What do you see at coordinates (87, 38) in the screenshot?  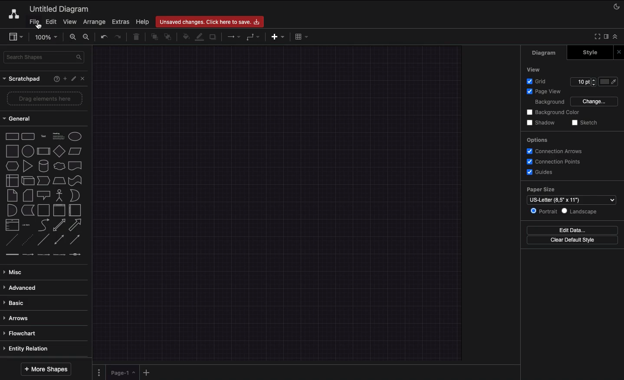 I see `Zoom out` at bounding box center [87, 38].